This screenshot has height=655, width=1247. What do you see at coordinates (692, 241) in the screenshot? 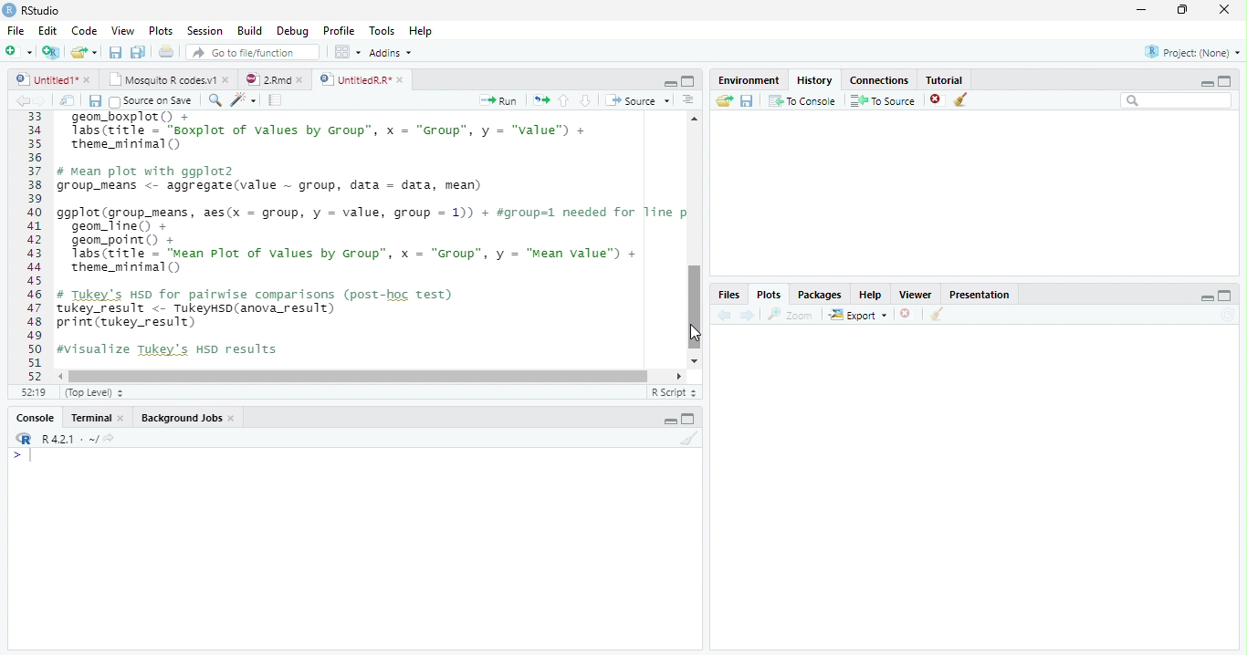
I see `Scrollbar` at bounding box center [692, 241].